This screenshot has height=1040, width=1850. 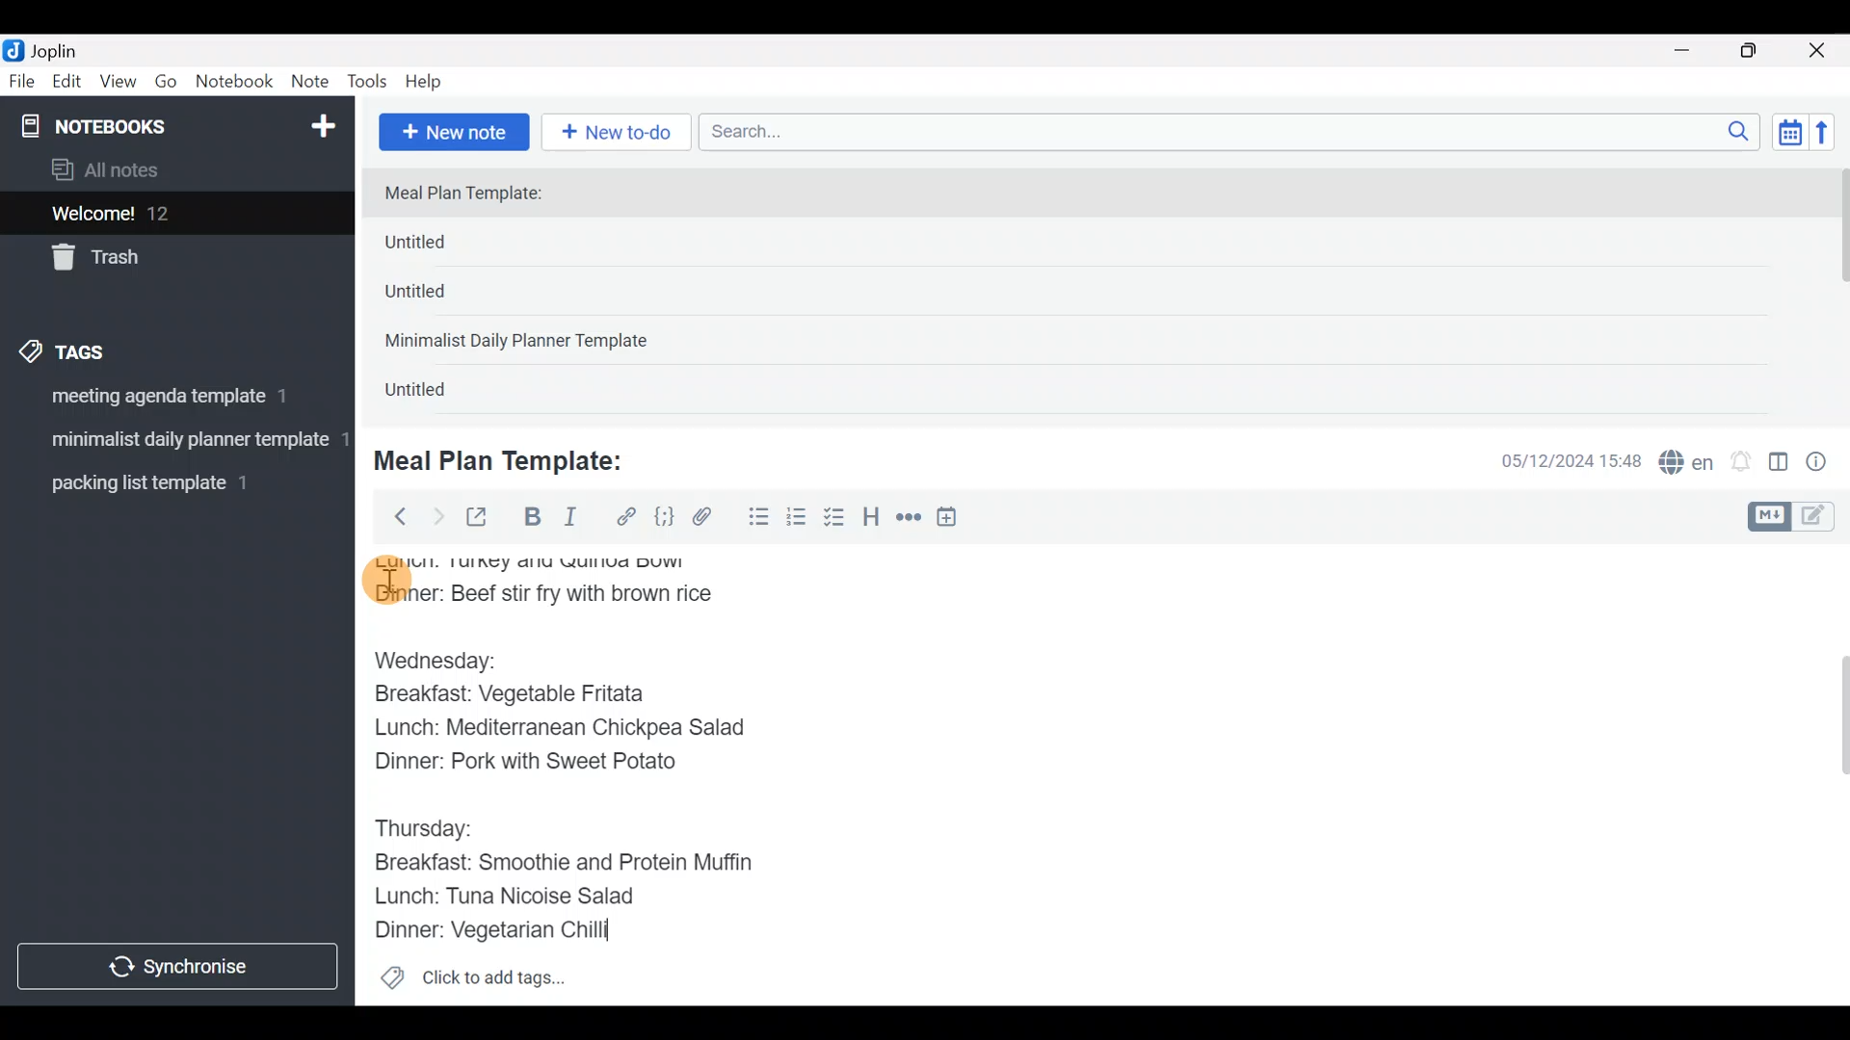 What do you see at coordinates (1837, 291) in the screenshot?
I see `scroll bar` at bounding box center [1837, 291].